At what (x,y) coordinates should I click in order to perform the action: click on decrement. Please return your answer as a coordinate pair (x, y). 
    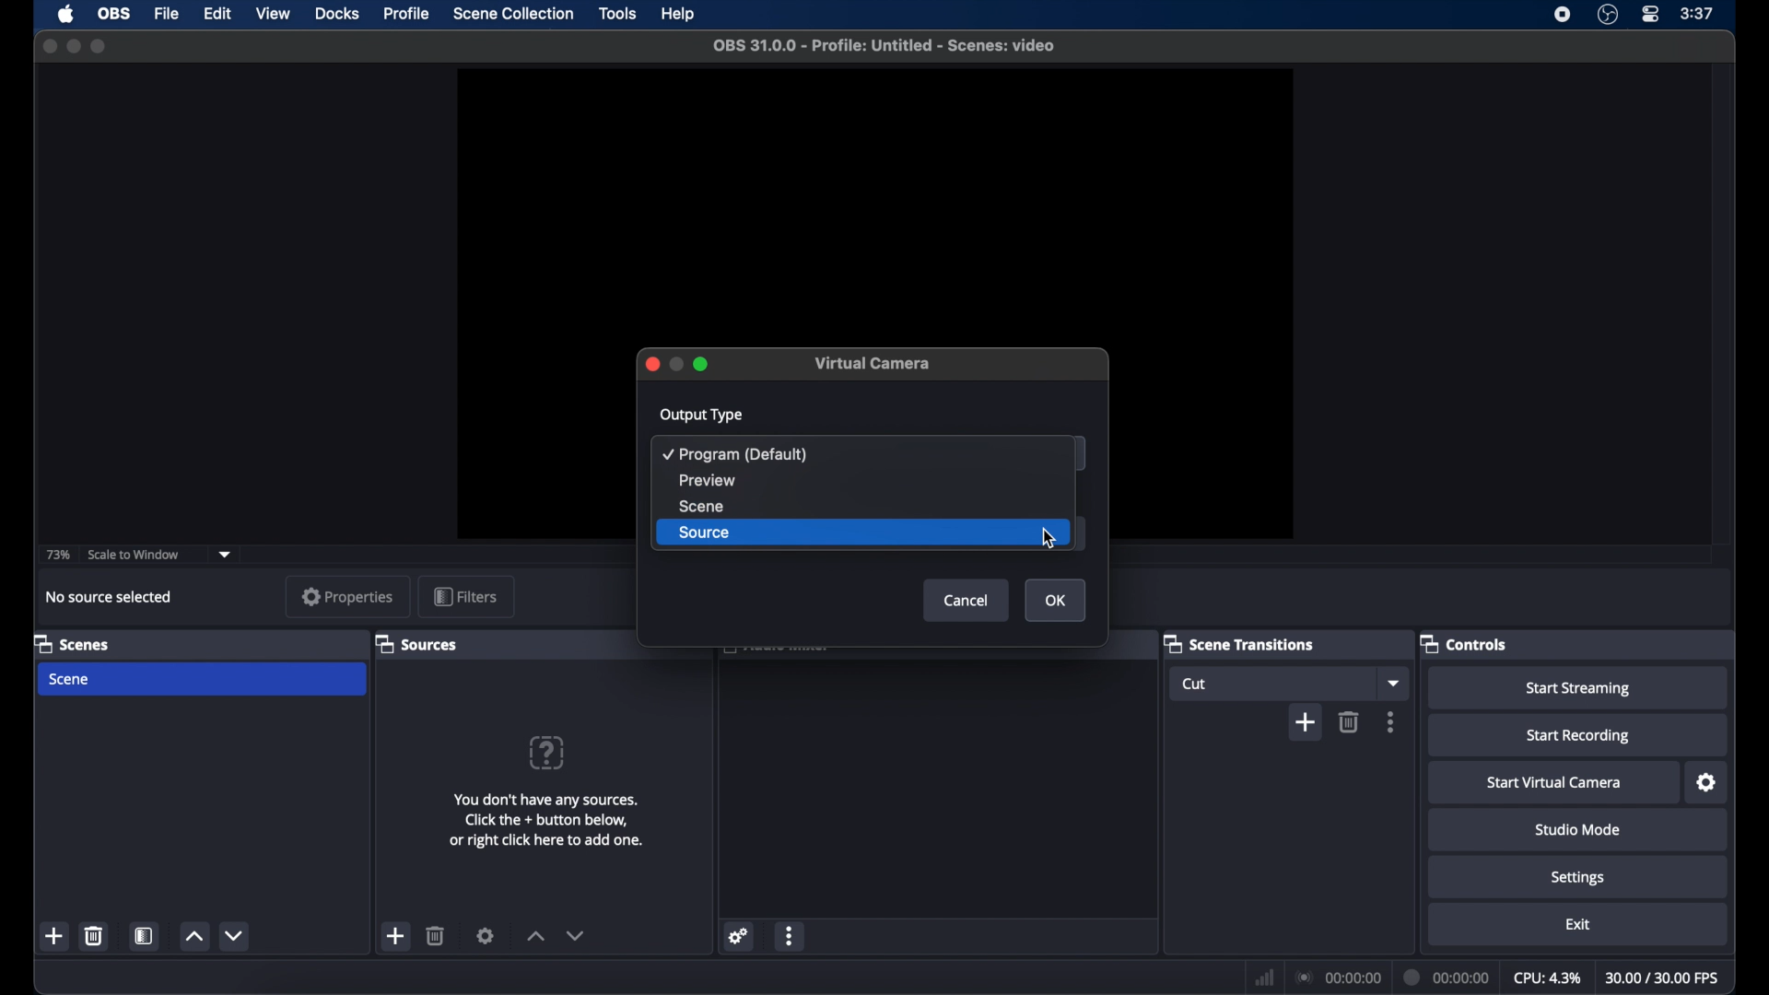
    Looking at the image, I should click on (233, 936).